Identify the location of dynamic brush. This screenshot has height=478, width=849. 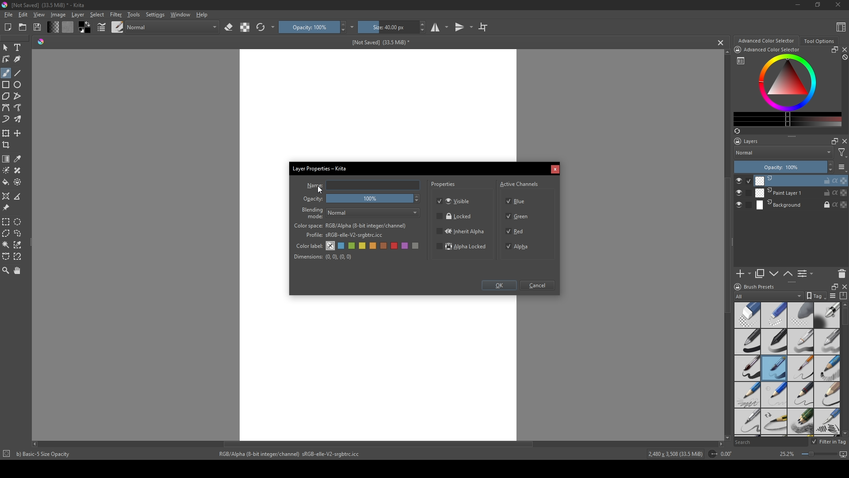
(6, 120).